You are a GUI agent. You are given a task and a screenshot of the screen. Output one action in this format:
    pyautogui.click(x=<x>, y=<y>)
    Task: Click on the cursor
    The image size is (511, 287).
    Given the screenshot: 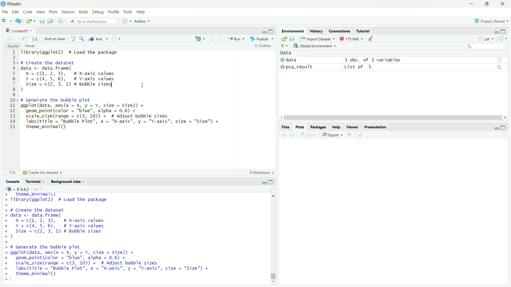 What is the action you would take?
    pyautogui.click(x=143, y=85)
    